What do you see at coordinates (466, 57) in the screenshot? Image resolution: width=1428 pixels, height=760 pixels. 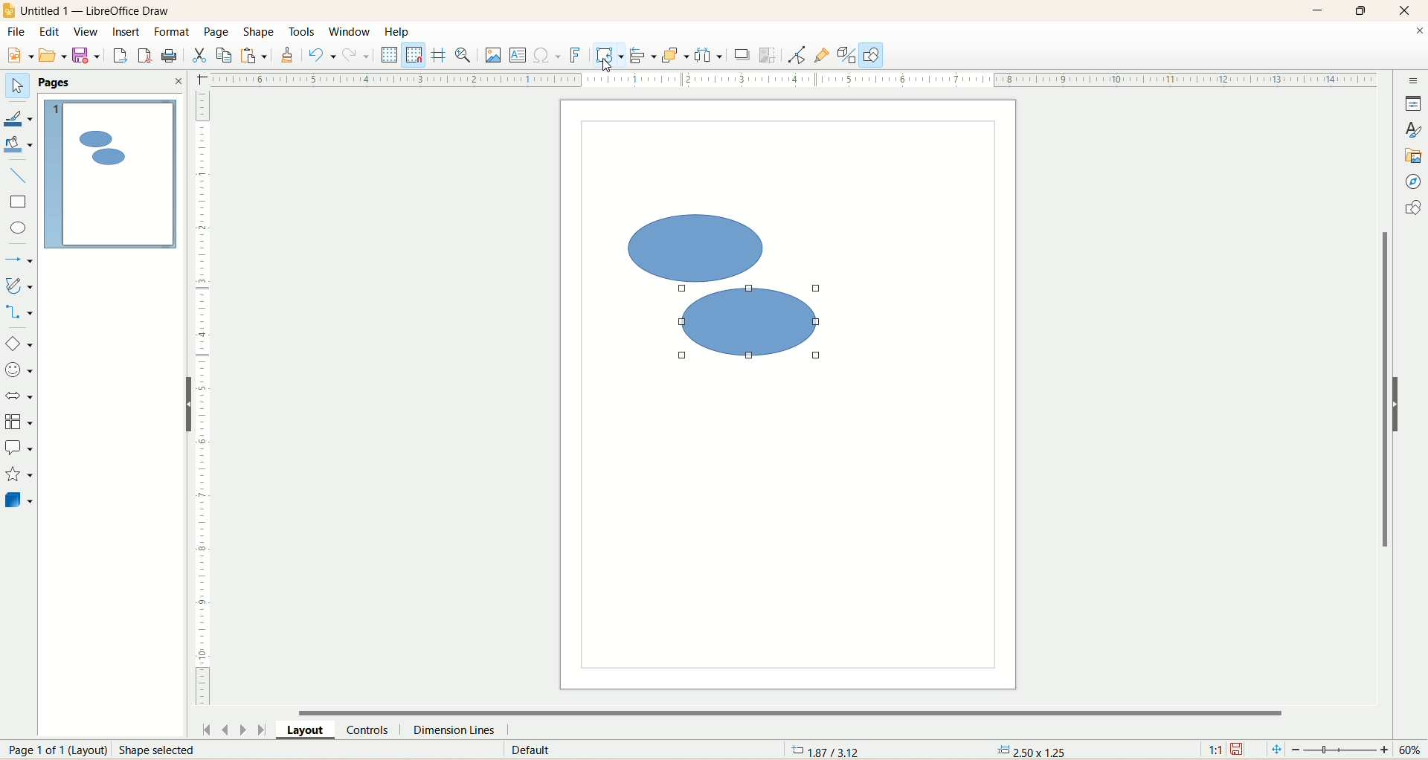 I see `zoom and pan` at bounding box center [466, 57].